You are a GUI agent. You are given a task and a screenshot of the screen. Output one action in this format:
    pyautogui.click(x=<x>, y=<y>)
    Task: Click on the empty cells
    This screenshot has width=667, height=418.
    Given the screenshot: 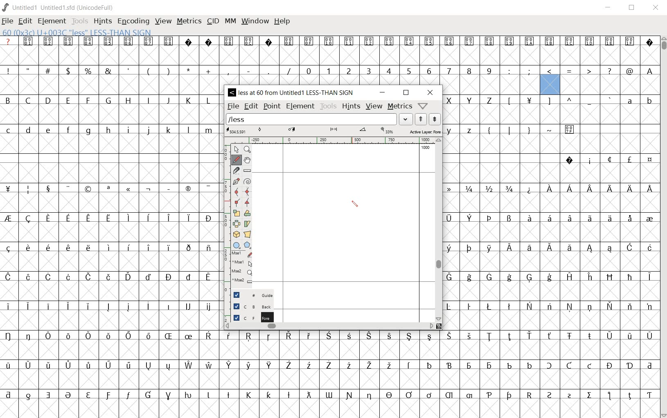 What is the action you would take?
    pyautogui.click(x=110, y=291)
    